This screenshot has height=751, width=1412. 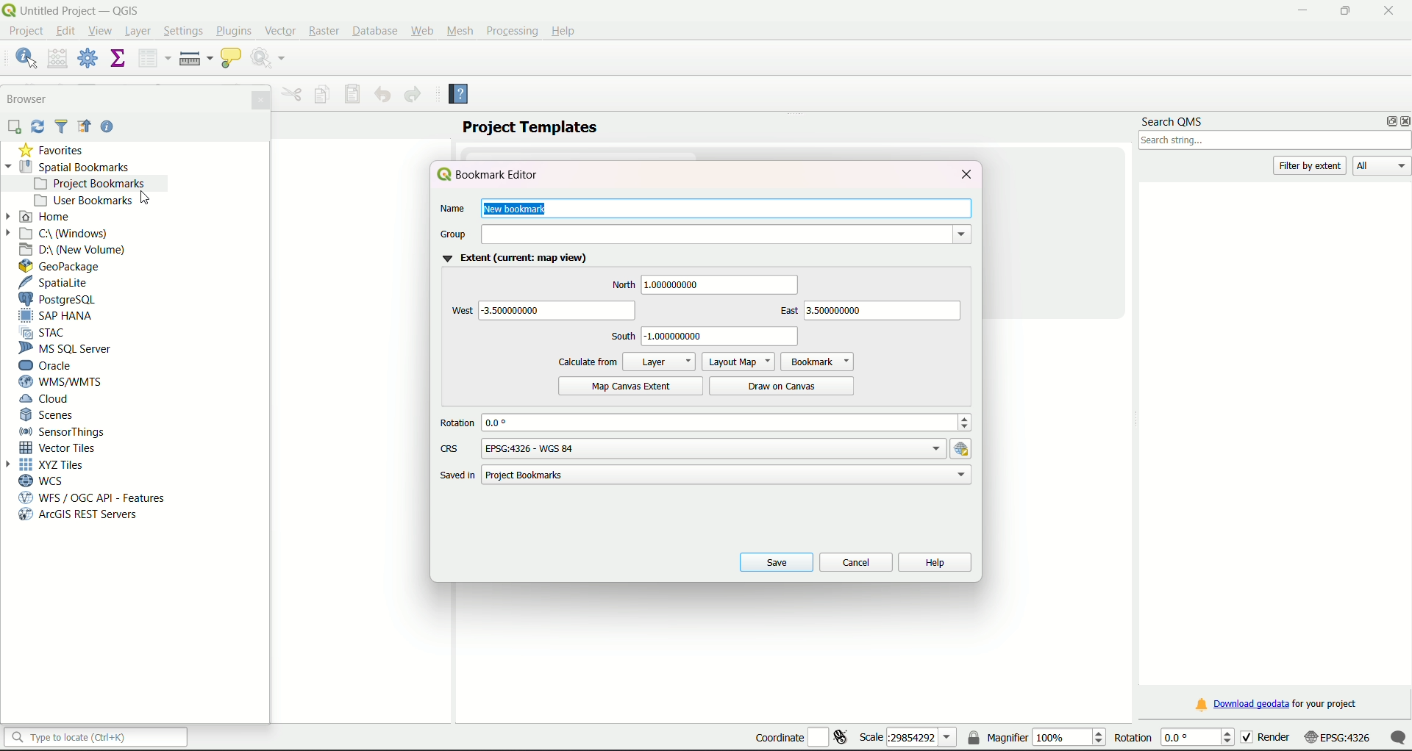 I want to click on Sync, so click(x=38, y=126).